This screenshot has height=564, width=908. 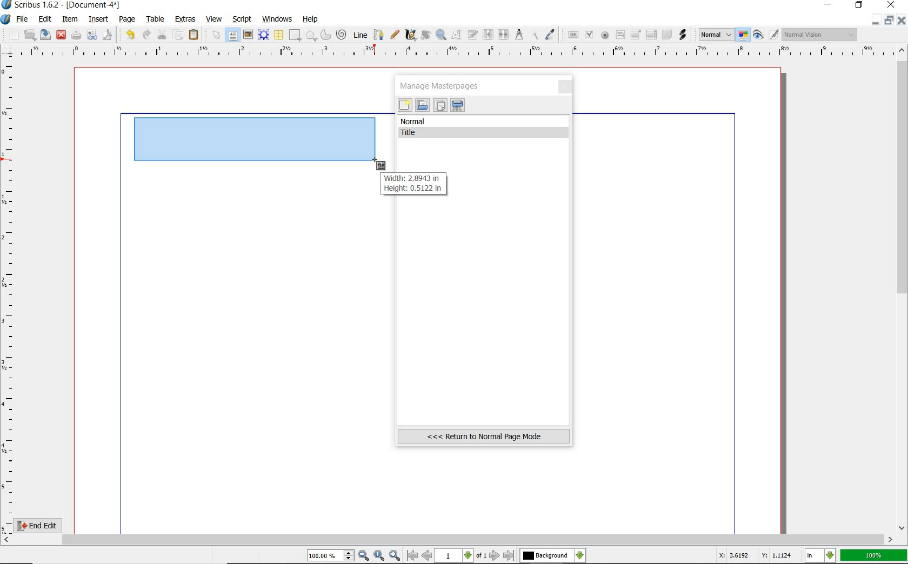 I want to click on save as pdf, so click(x=106, y=35).